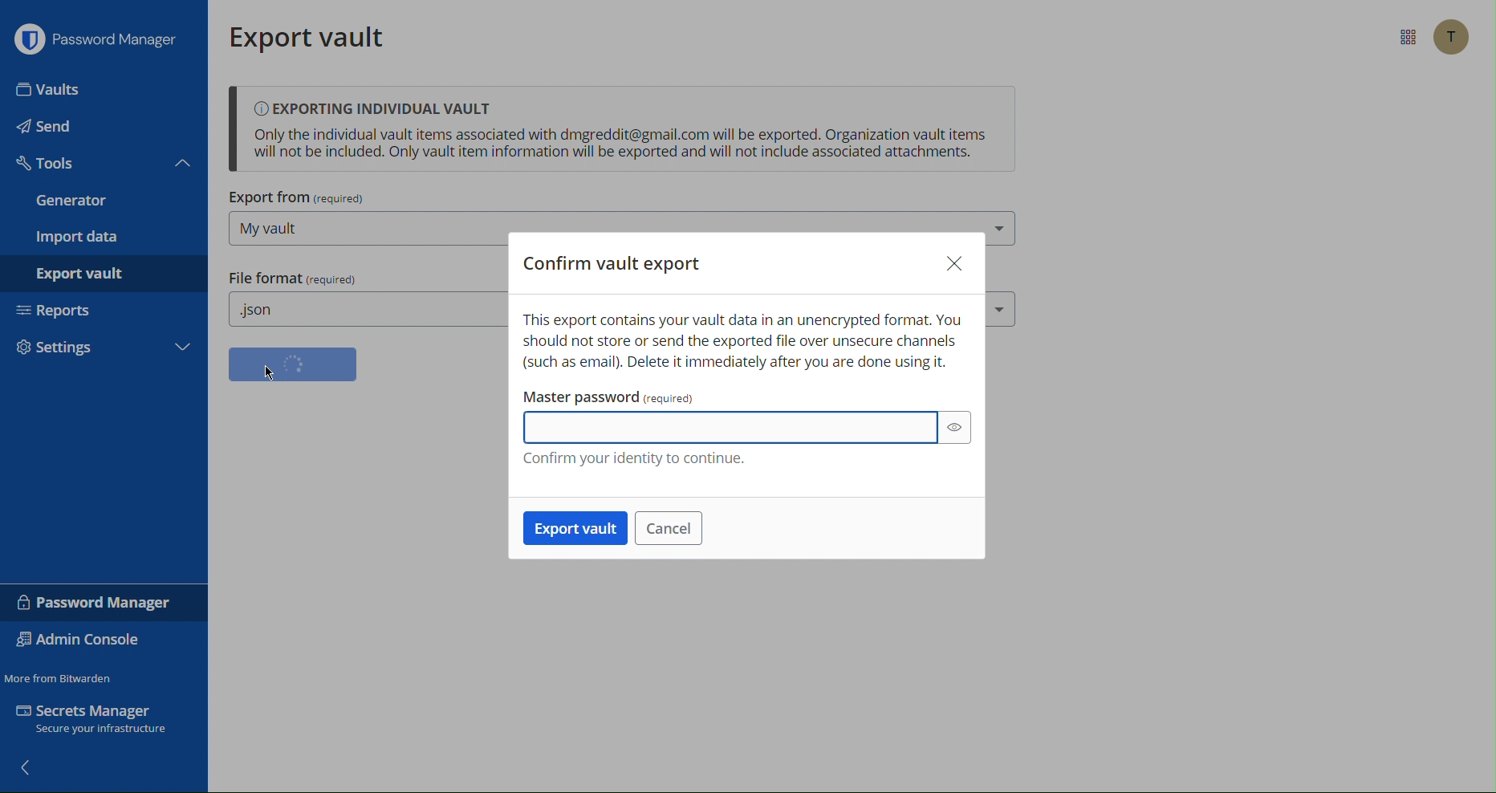  I want to click on Master password, so click(609, 394).